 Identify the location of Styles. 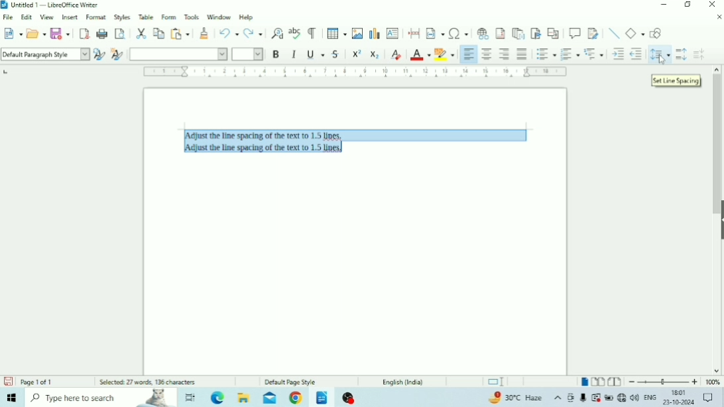
(122, 17).